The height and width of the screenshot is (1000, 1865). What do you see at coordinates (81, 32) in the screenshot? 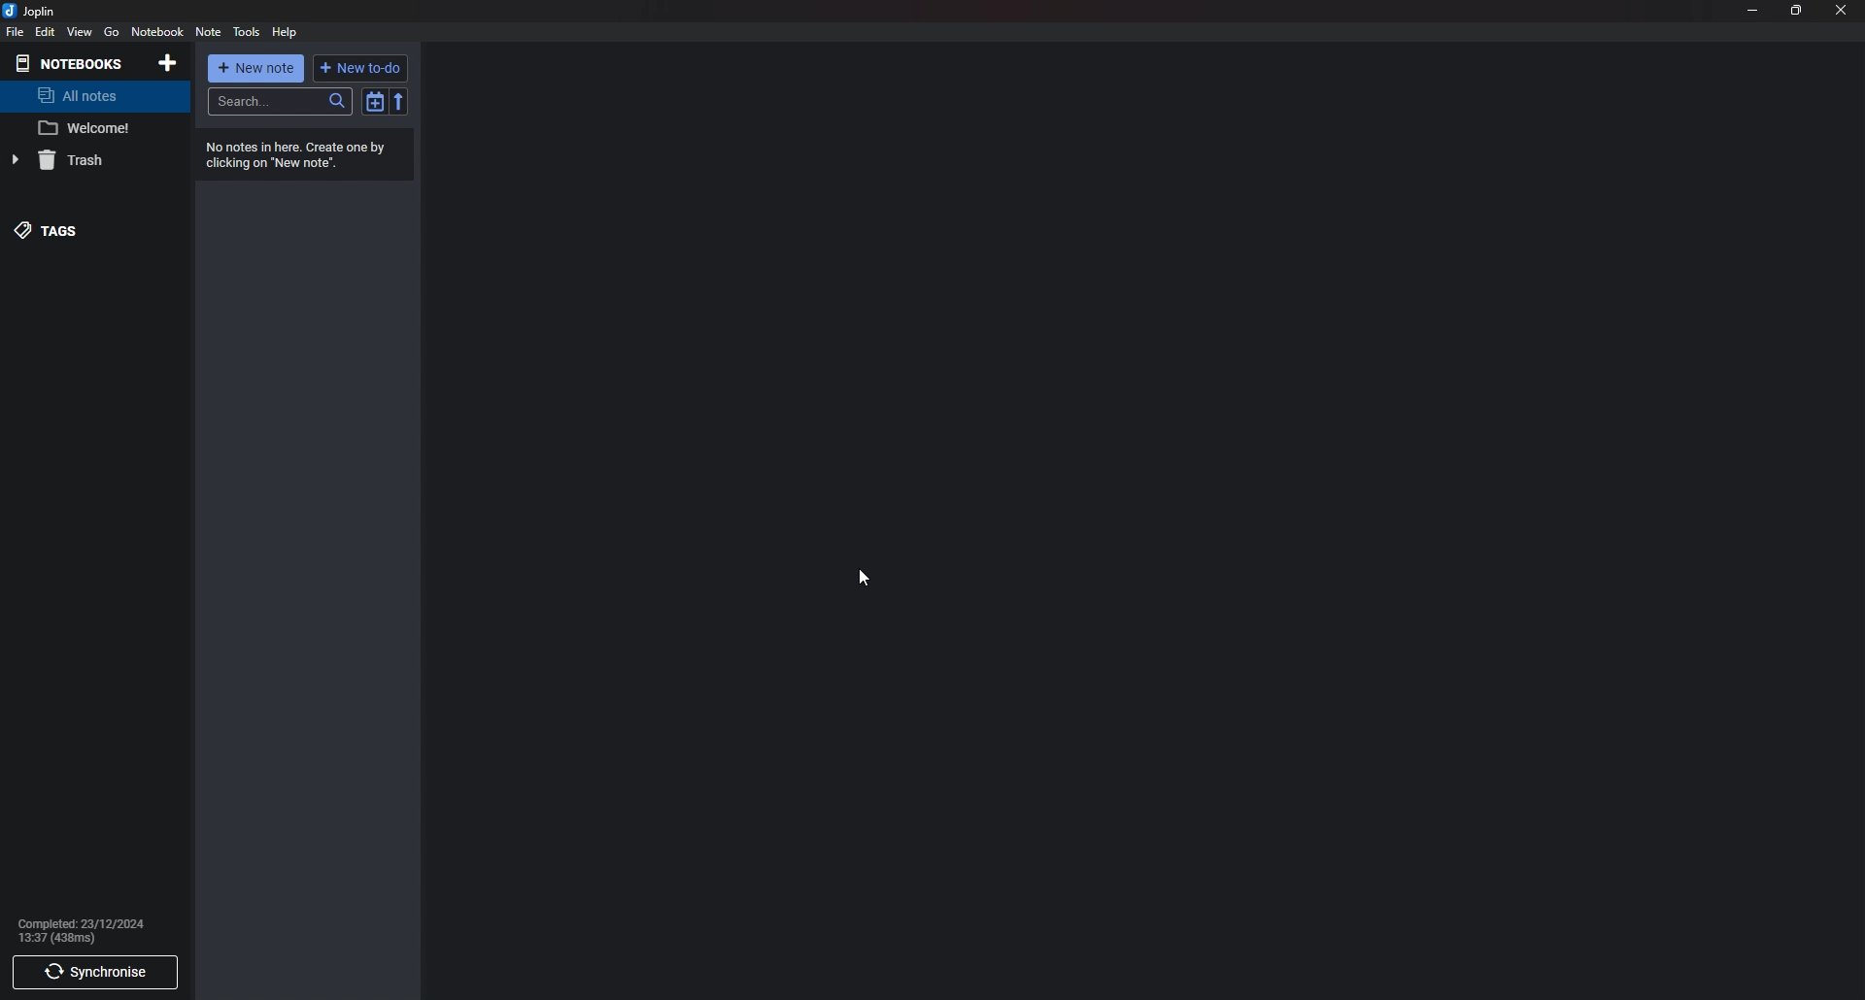
I see `View` at bounding box center [81, 32].